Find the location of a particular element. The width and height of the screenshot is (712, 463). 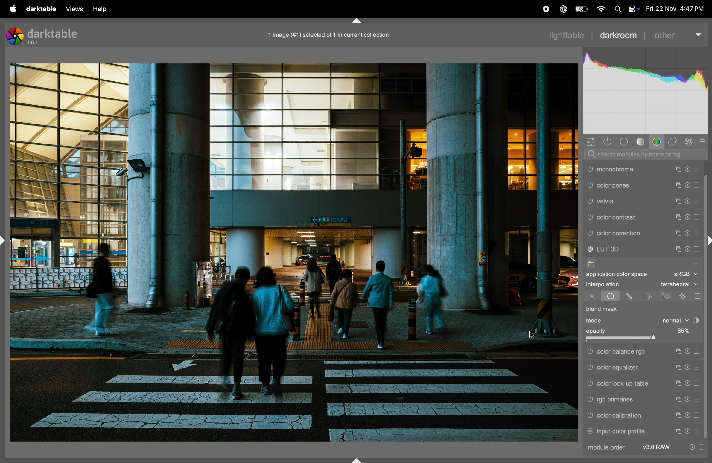

tetraheral is located at coordinates (677, 285).